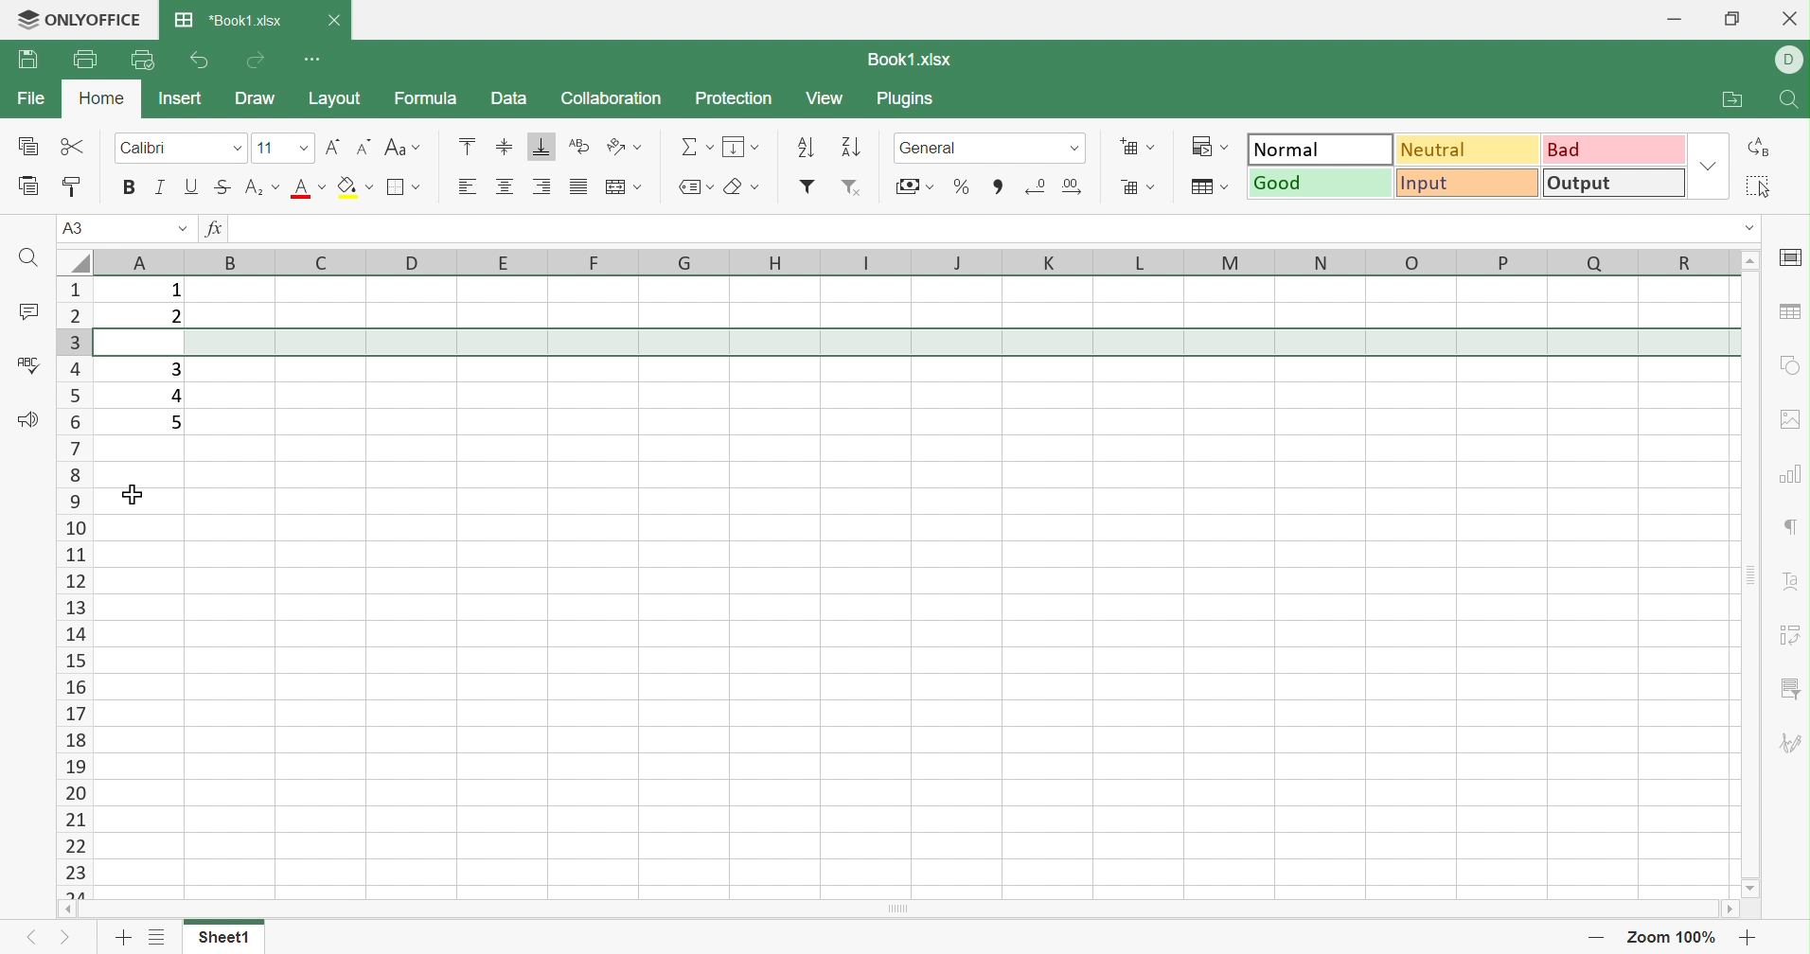 Image resolution: width=1810 pixels, height=954 pixels. I want to click on Zoom out, so click(1595, 938).